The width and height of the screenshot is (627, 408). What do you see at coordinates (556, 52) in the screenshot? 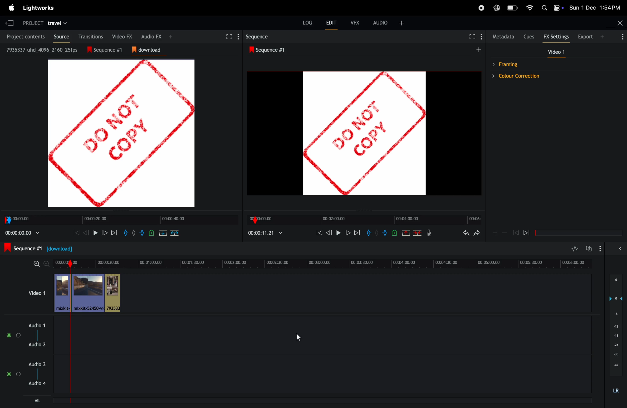
I see `video` at bounding box center [556, 52].